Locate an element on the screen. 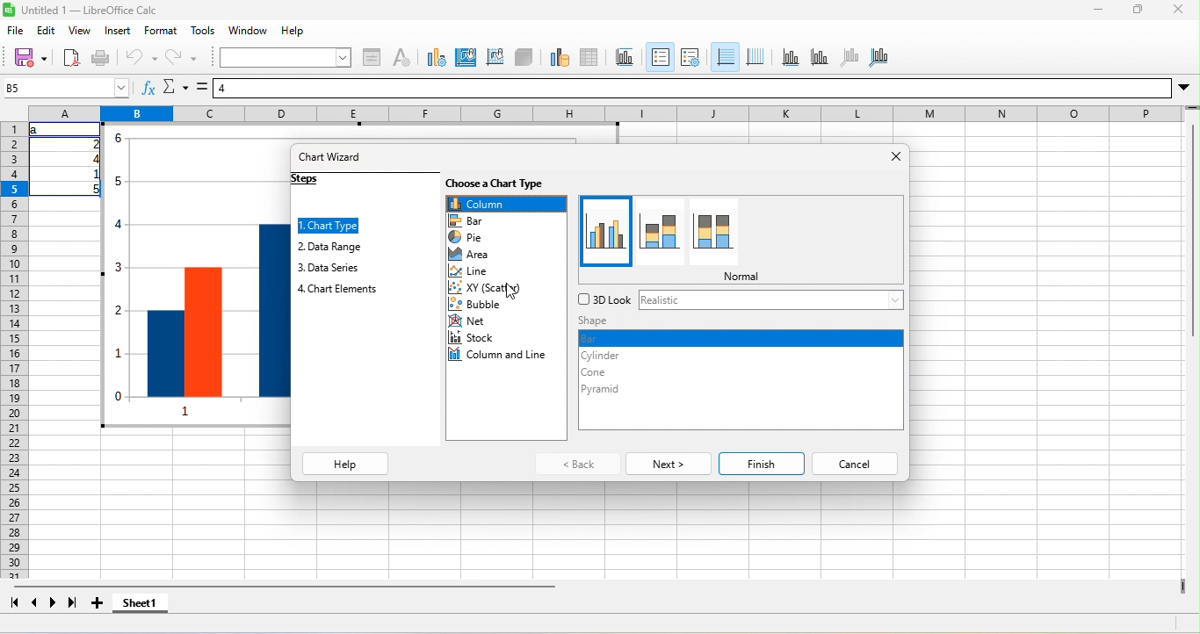  close is located at coordinates (1178, 9).